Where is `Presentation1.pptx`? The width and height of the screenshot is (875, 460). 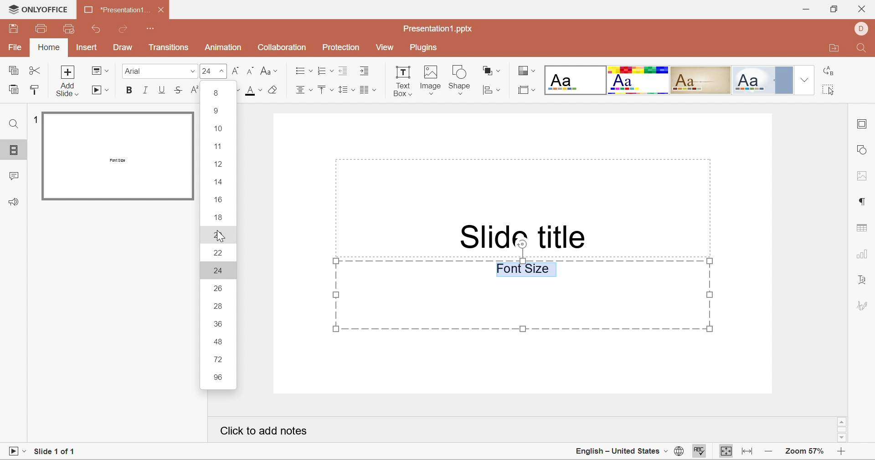
Presentation1.pptx is located at coordinates (438, 29).